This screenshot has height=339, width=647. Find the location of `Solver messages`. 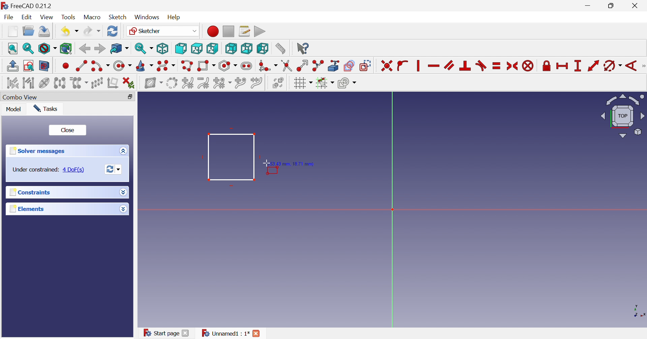

Solver messages is located at coordinates (36, 151).